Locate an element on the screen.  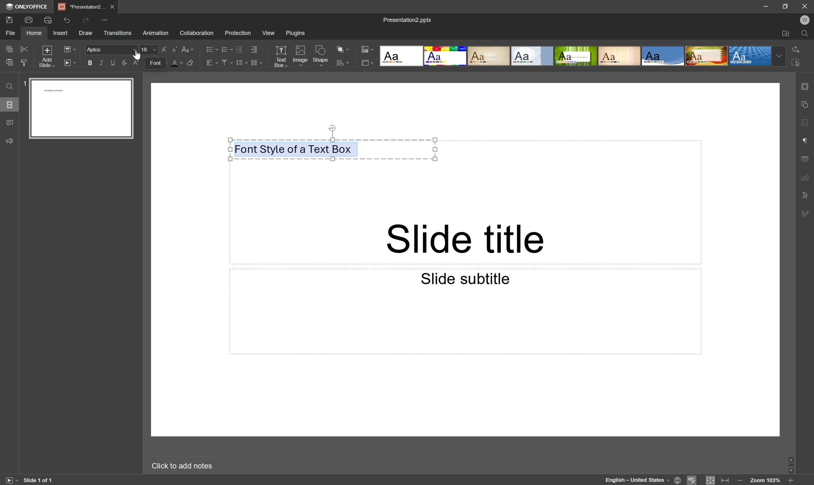
Add slide is located at coordinates (47, 56).